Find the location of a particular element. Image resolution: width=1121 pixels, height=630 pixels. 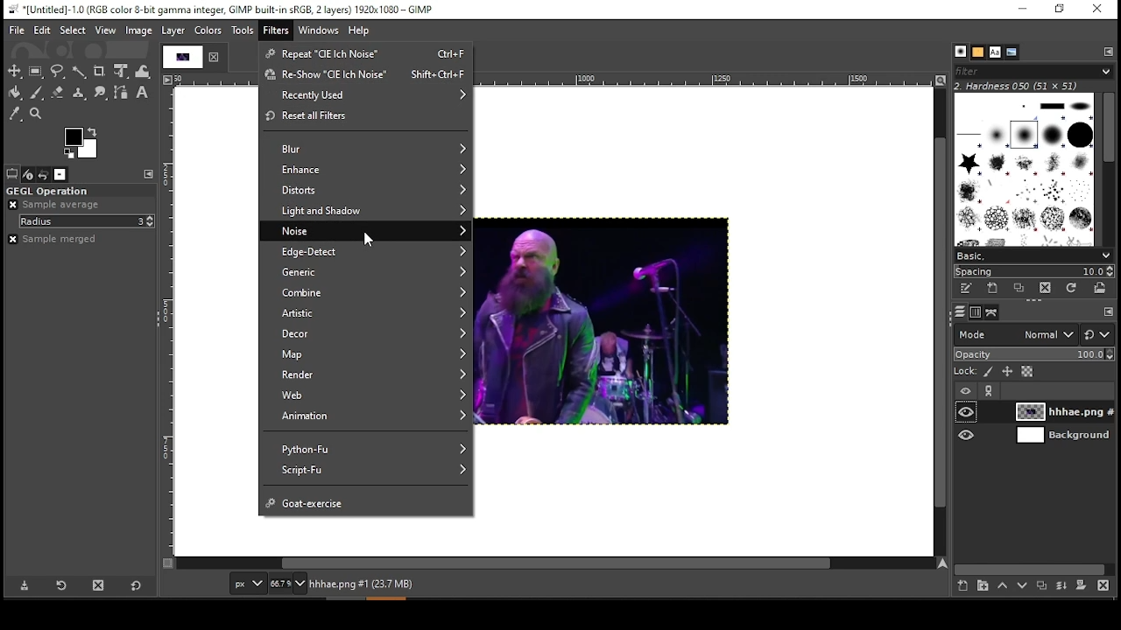

close window is located at coordinates (1098, 10).